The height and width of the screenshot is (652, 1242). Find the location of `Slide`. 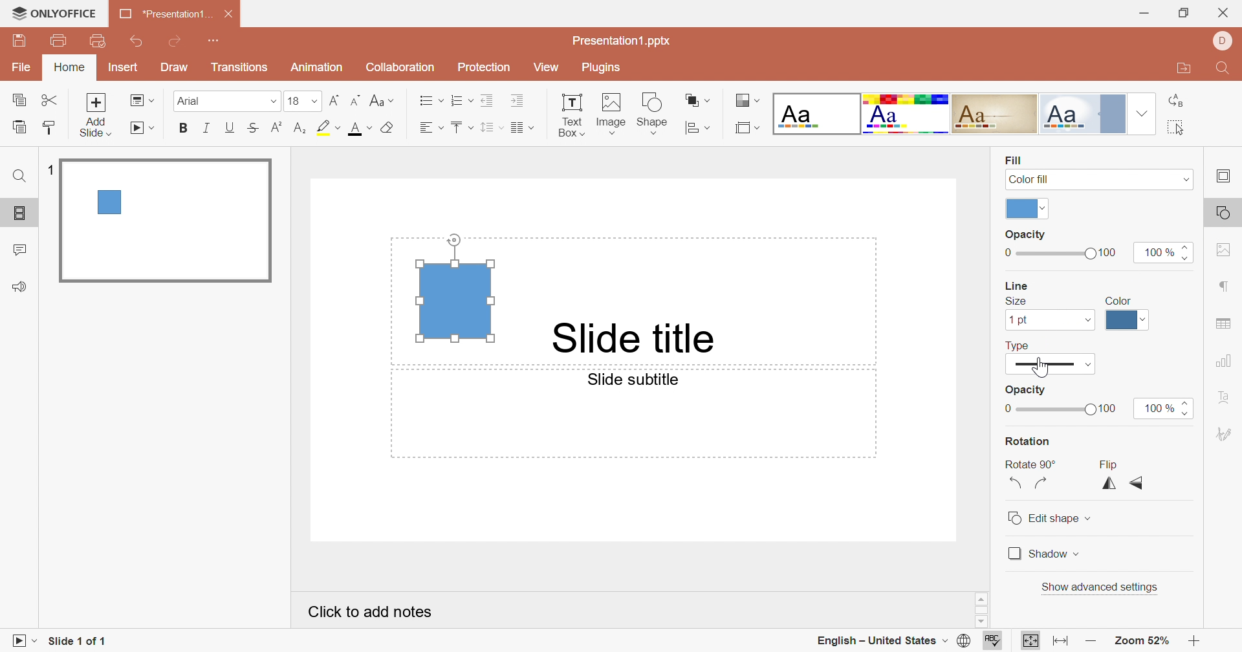

Slide is located at coordinates (1051, 364).